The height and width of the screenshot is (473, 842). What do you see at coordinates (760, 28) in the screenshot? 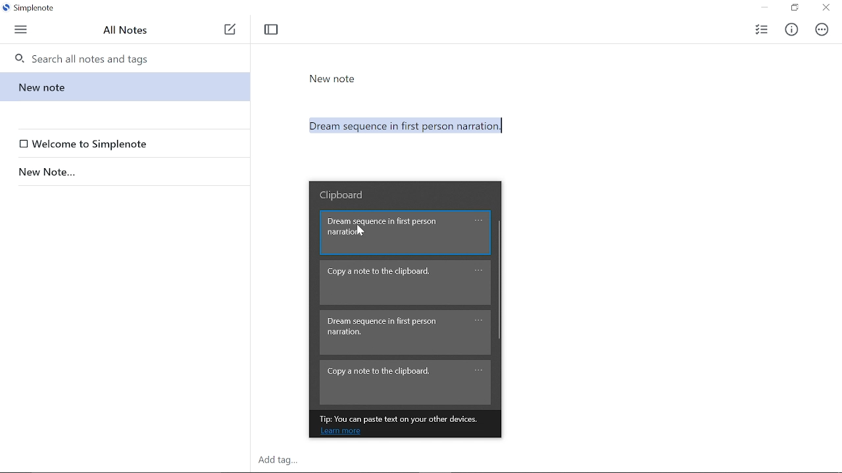
I see `Add checklist` at bounding box center [760, 28].